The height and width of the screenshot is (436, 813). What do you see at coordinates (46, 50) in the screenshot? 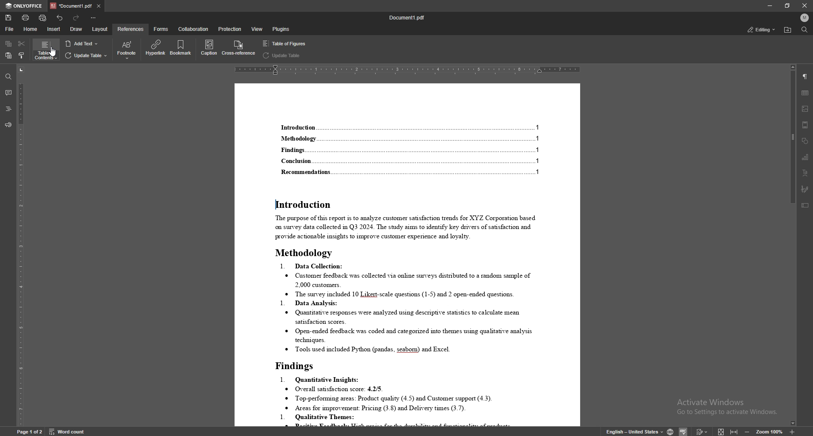
I see `table of contents` at bounding box center [46, 50].